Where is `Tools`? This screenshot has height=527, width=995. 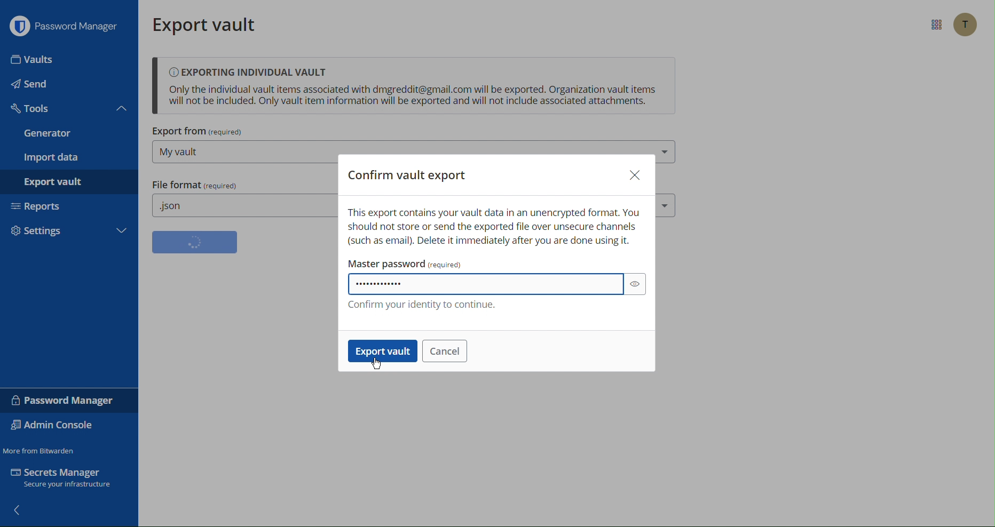
Tools is located at coordinates (32, 109).